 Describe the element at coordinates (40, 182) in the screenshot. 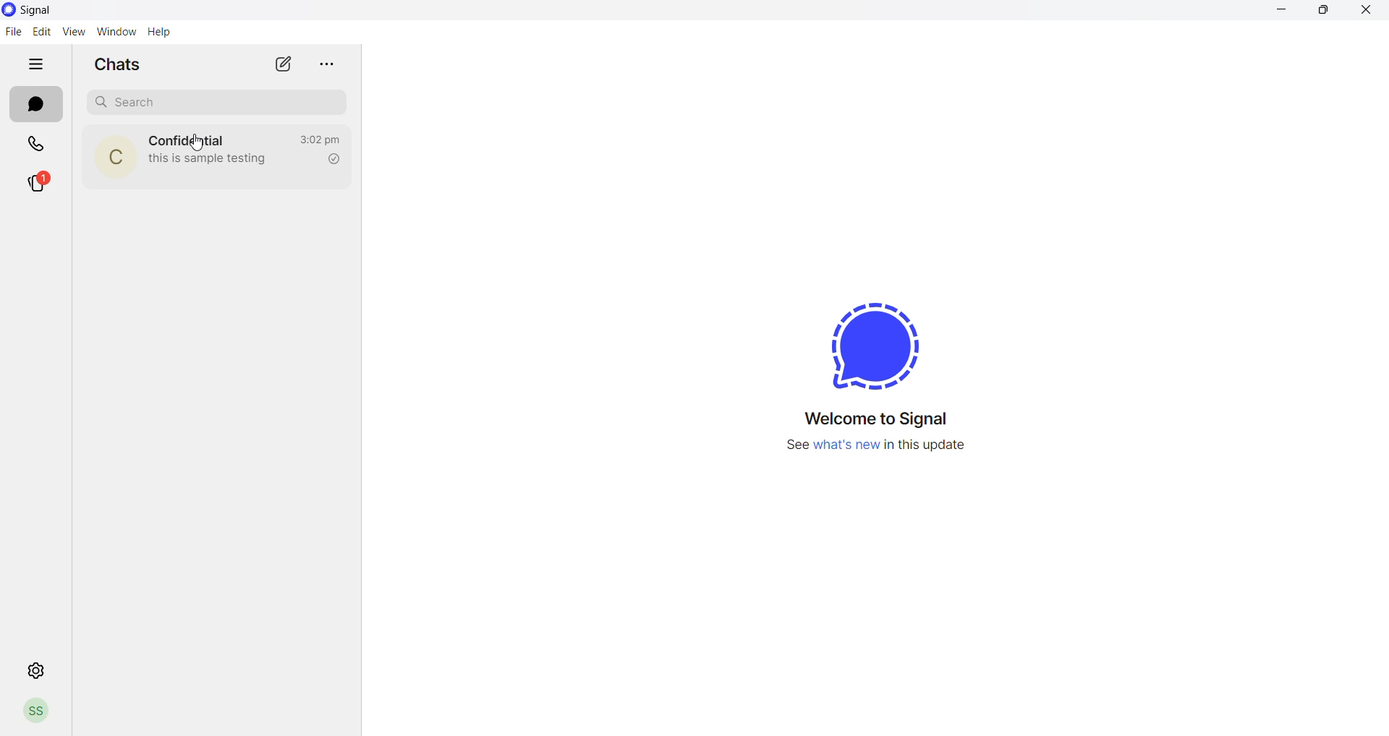

I see `stories` at that location.